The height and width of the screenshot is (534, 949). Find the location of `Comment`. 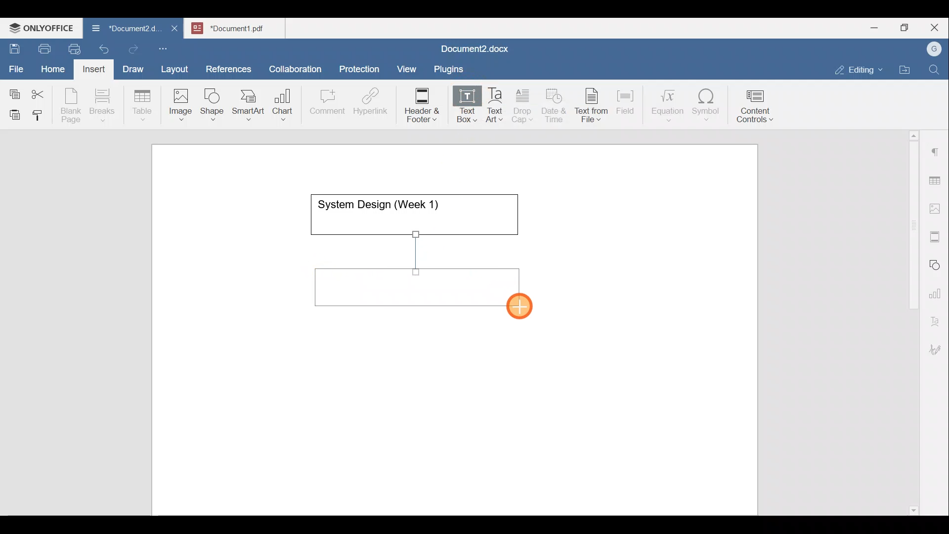

Comment is located at coordinates (324, 104).